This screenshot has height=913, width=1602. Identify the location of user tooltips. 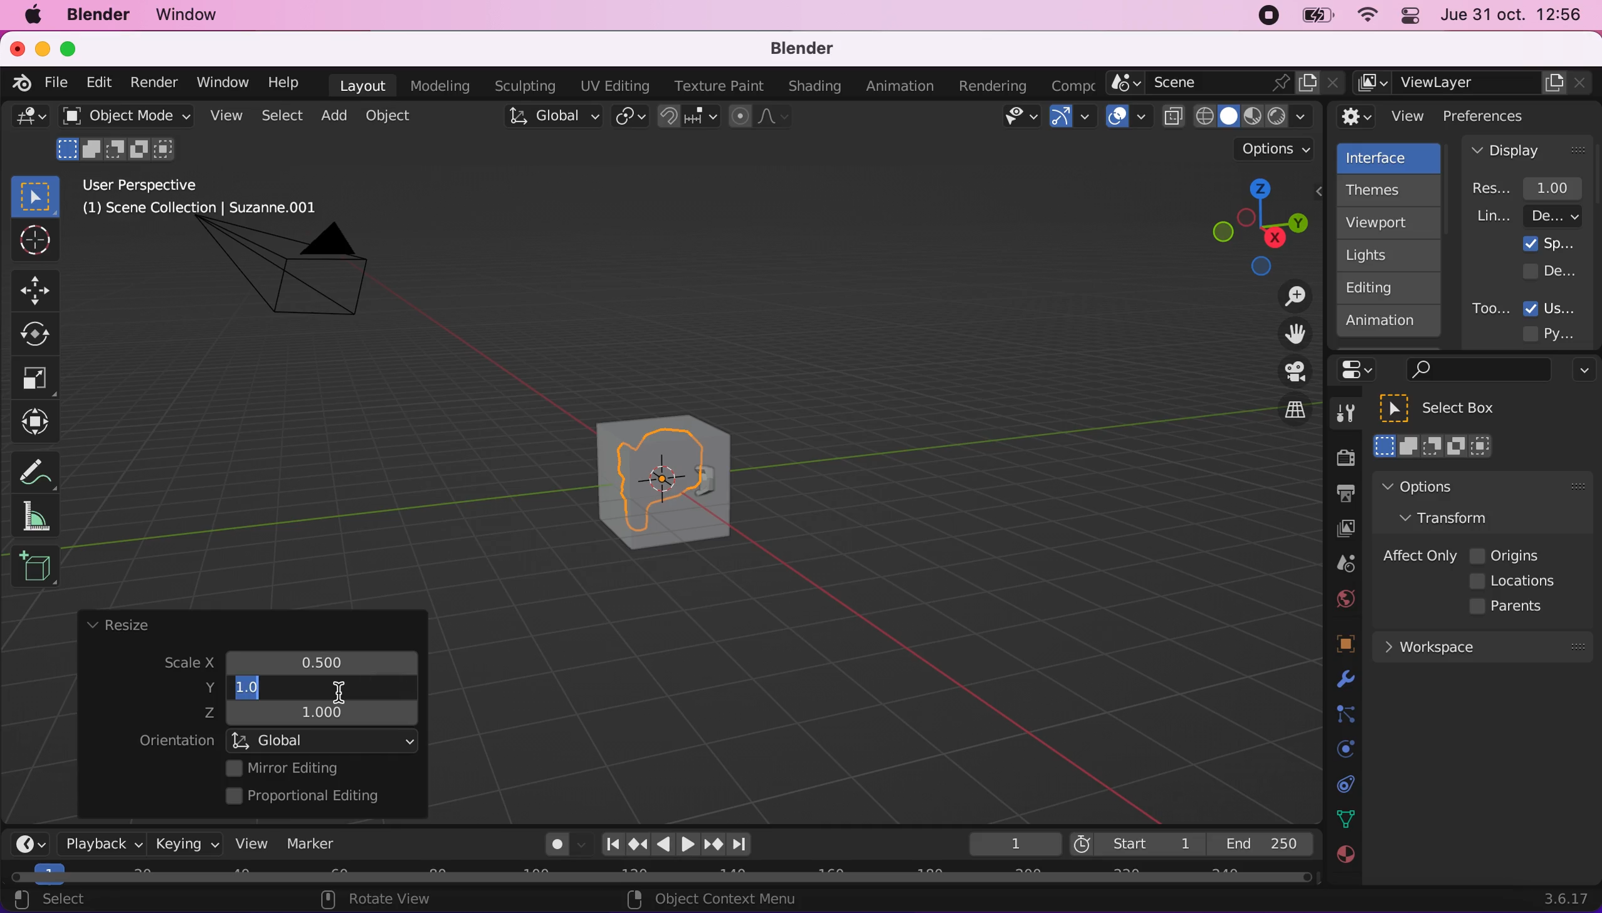
(1561, 307).